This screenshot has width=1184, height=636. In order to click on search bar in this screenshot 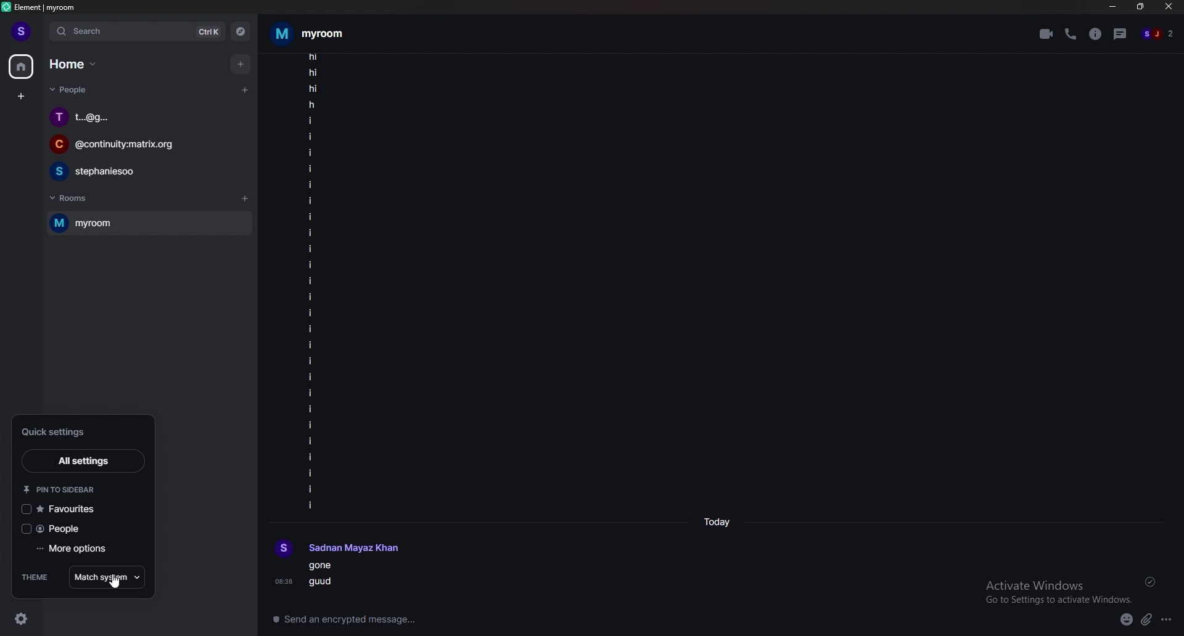, I will do `click(138, 31)`.